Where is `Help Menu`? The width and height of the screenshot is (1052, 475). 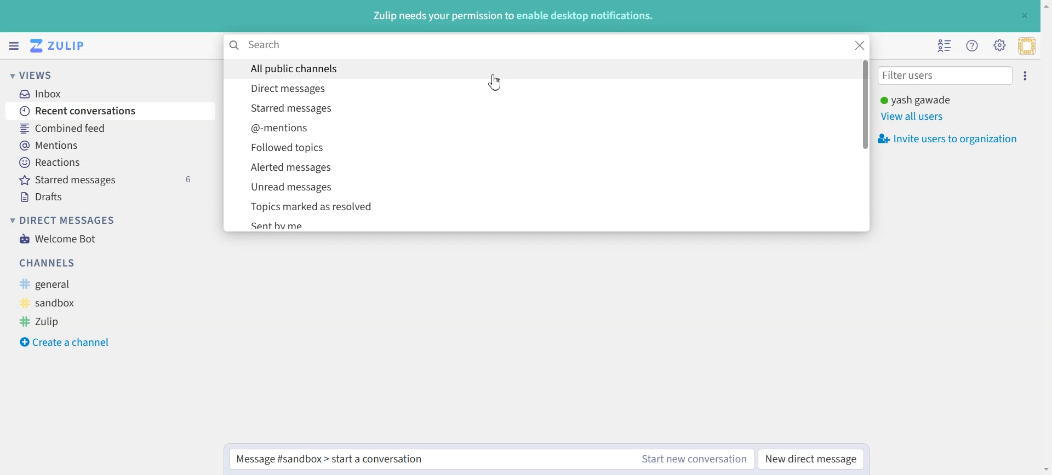 Help Menu is located at coordinates (973, 46).